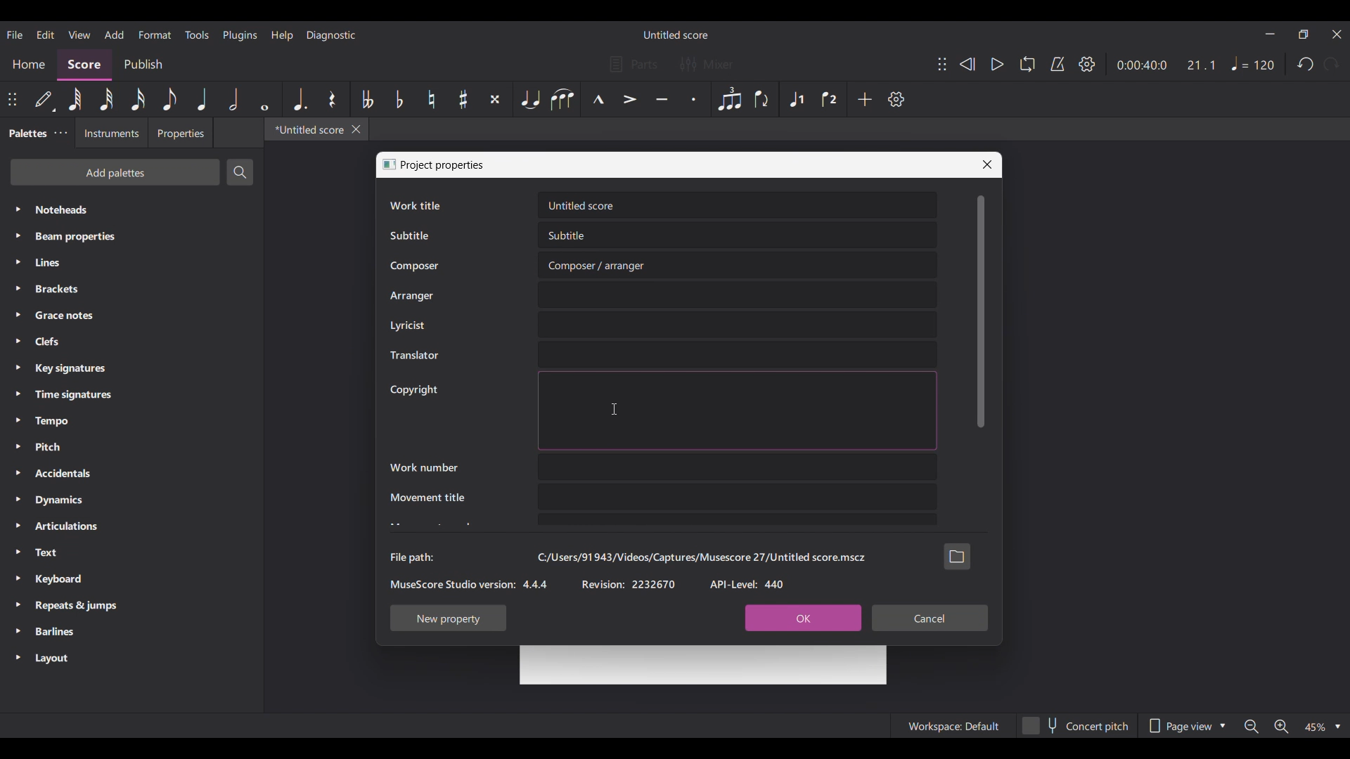 Image resolution: width=1350 pixels, height=759 pixels. Describe the element at coordinates (737, 205) in the screenshot. I see `Text box for Work title` at that location.